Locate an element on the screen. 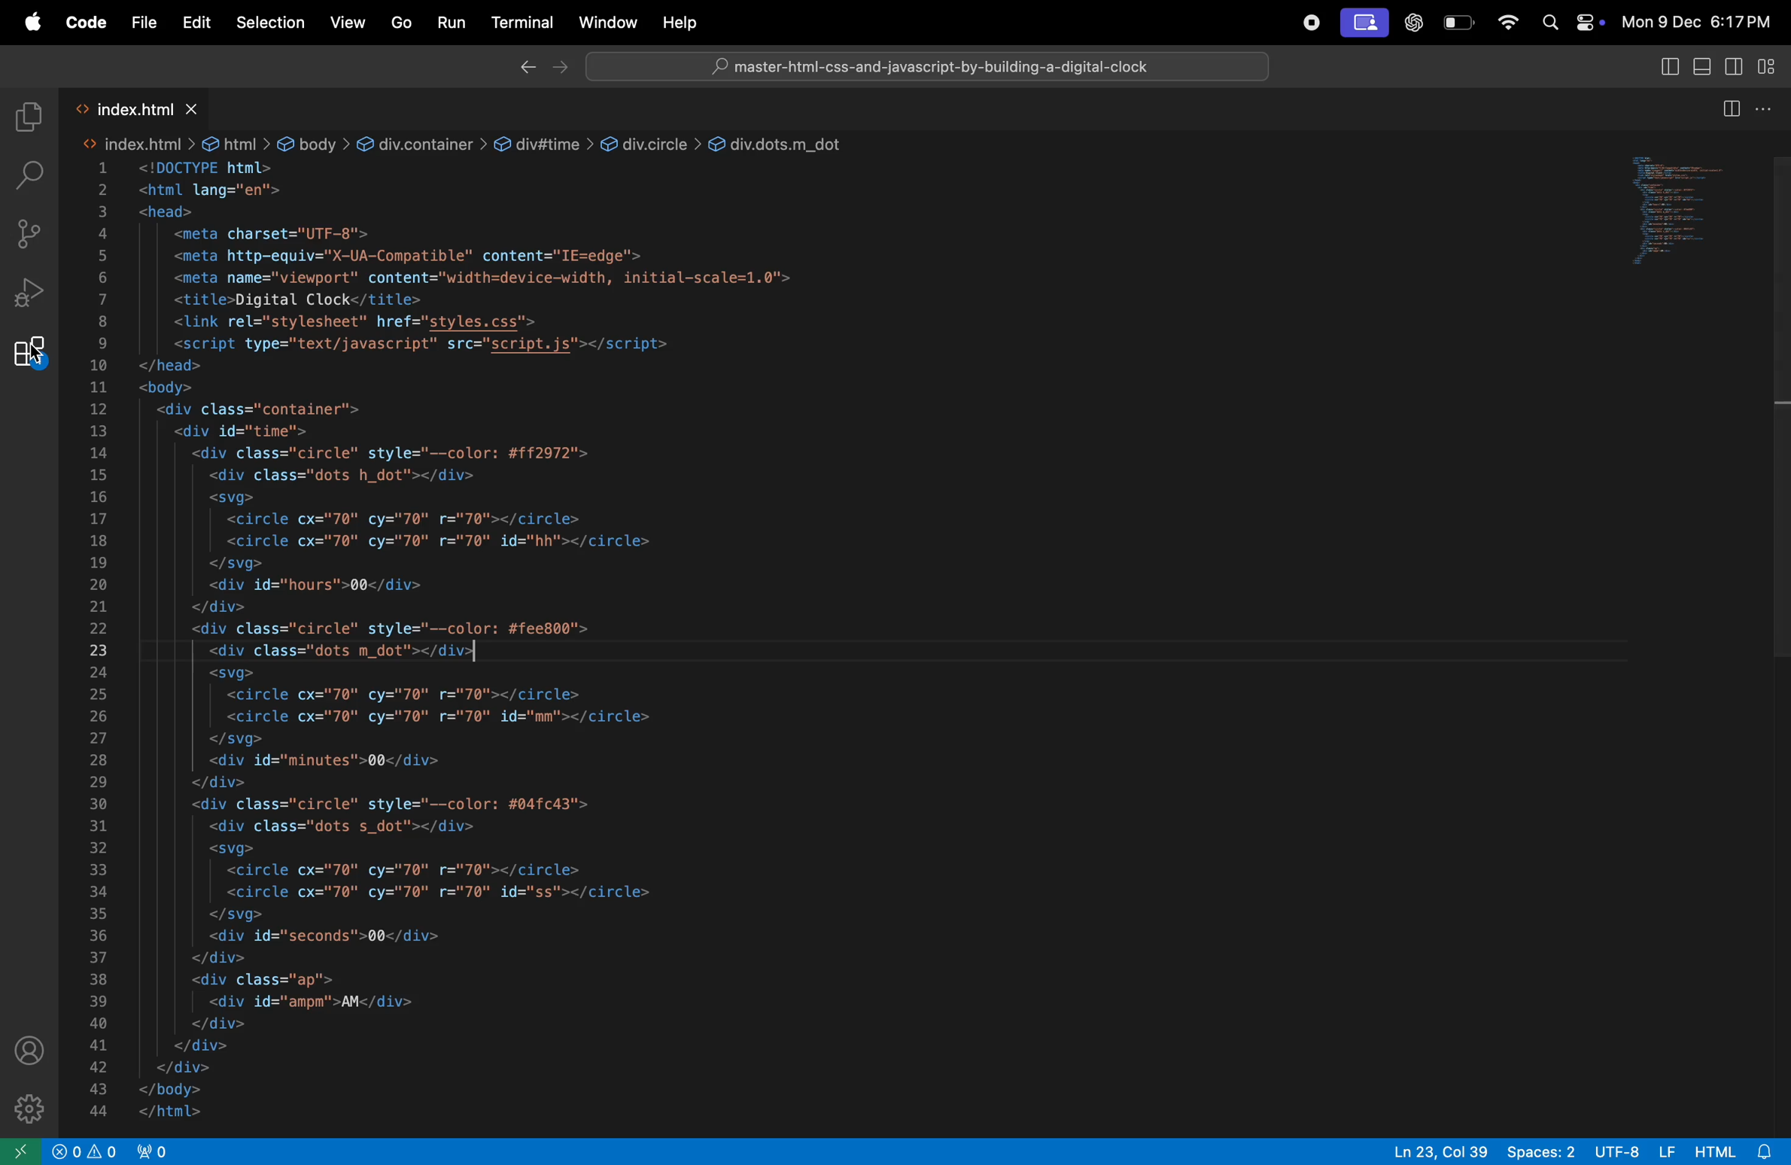 This screenshot has height=1165, width=1791. debug is located at coordinates (29, 292).